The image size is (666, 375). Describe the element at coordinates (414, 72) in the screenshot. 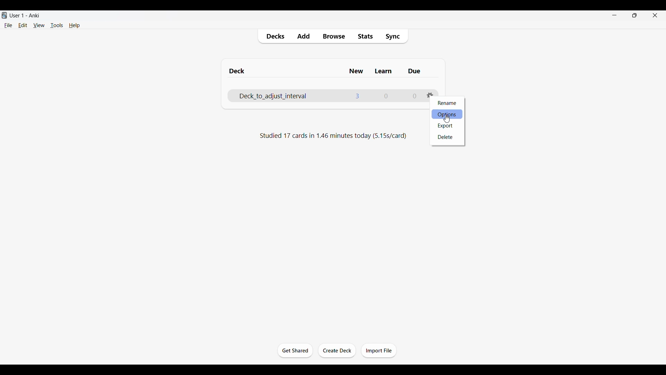

I see `Due column` at that location.